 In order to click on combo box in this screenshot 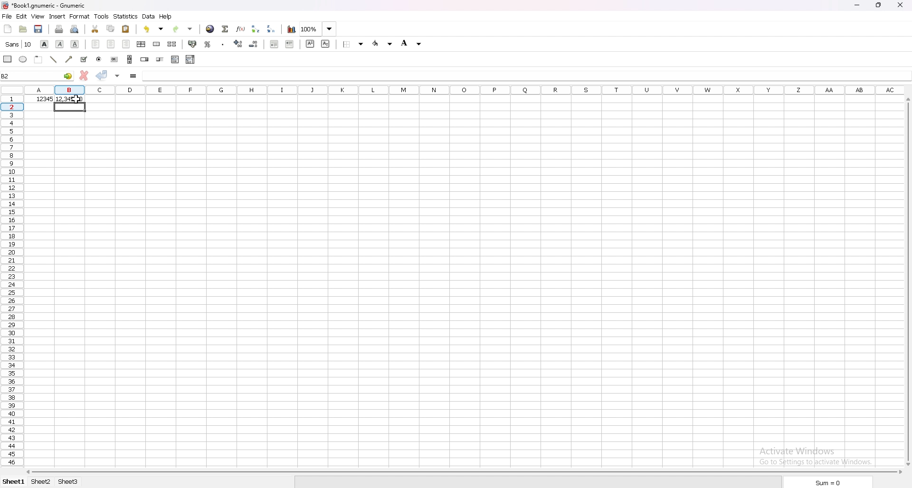, I will do `click(190, 59)`.